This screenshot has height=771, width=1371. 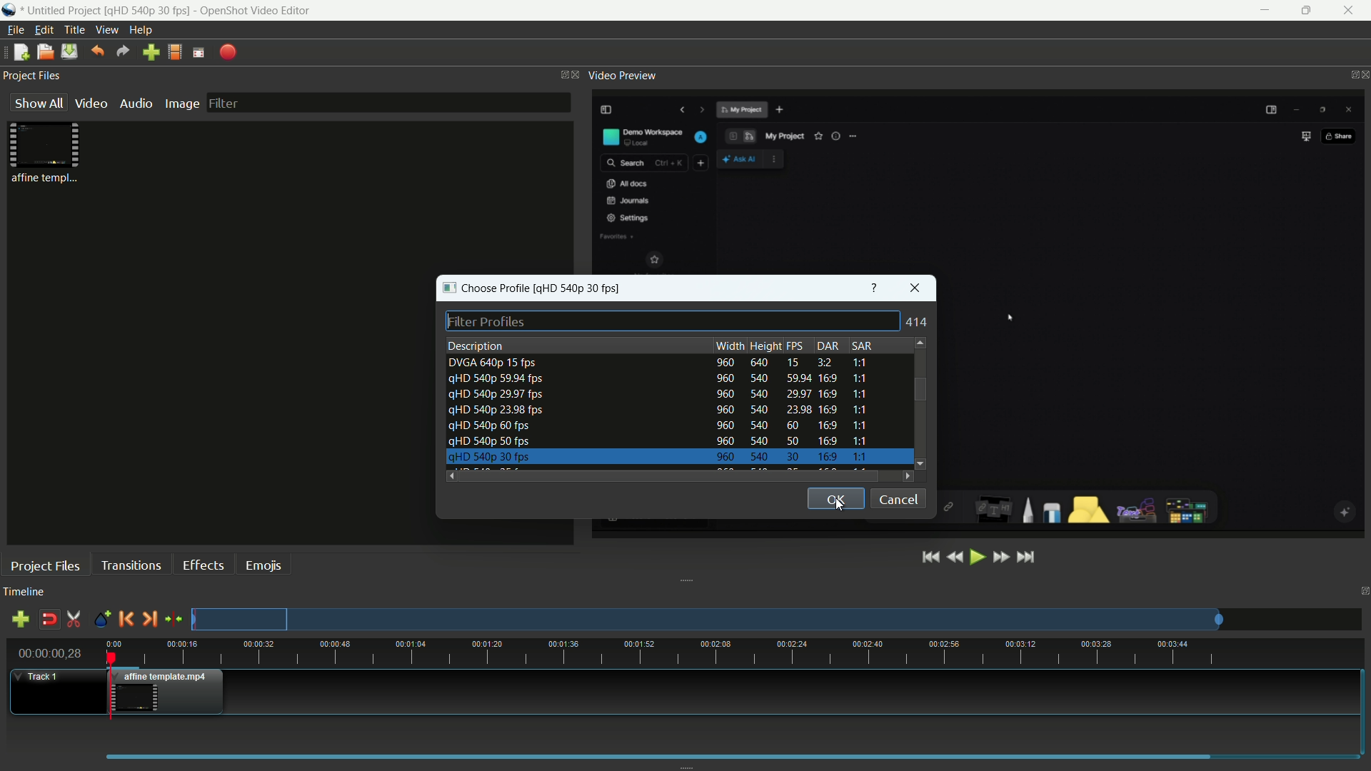 What do you see at coordinates (226, 54) in the screenshot?
I see `export` at bounding box center [226, 54].